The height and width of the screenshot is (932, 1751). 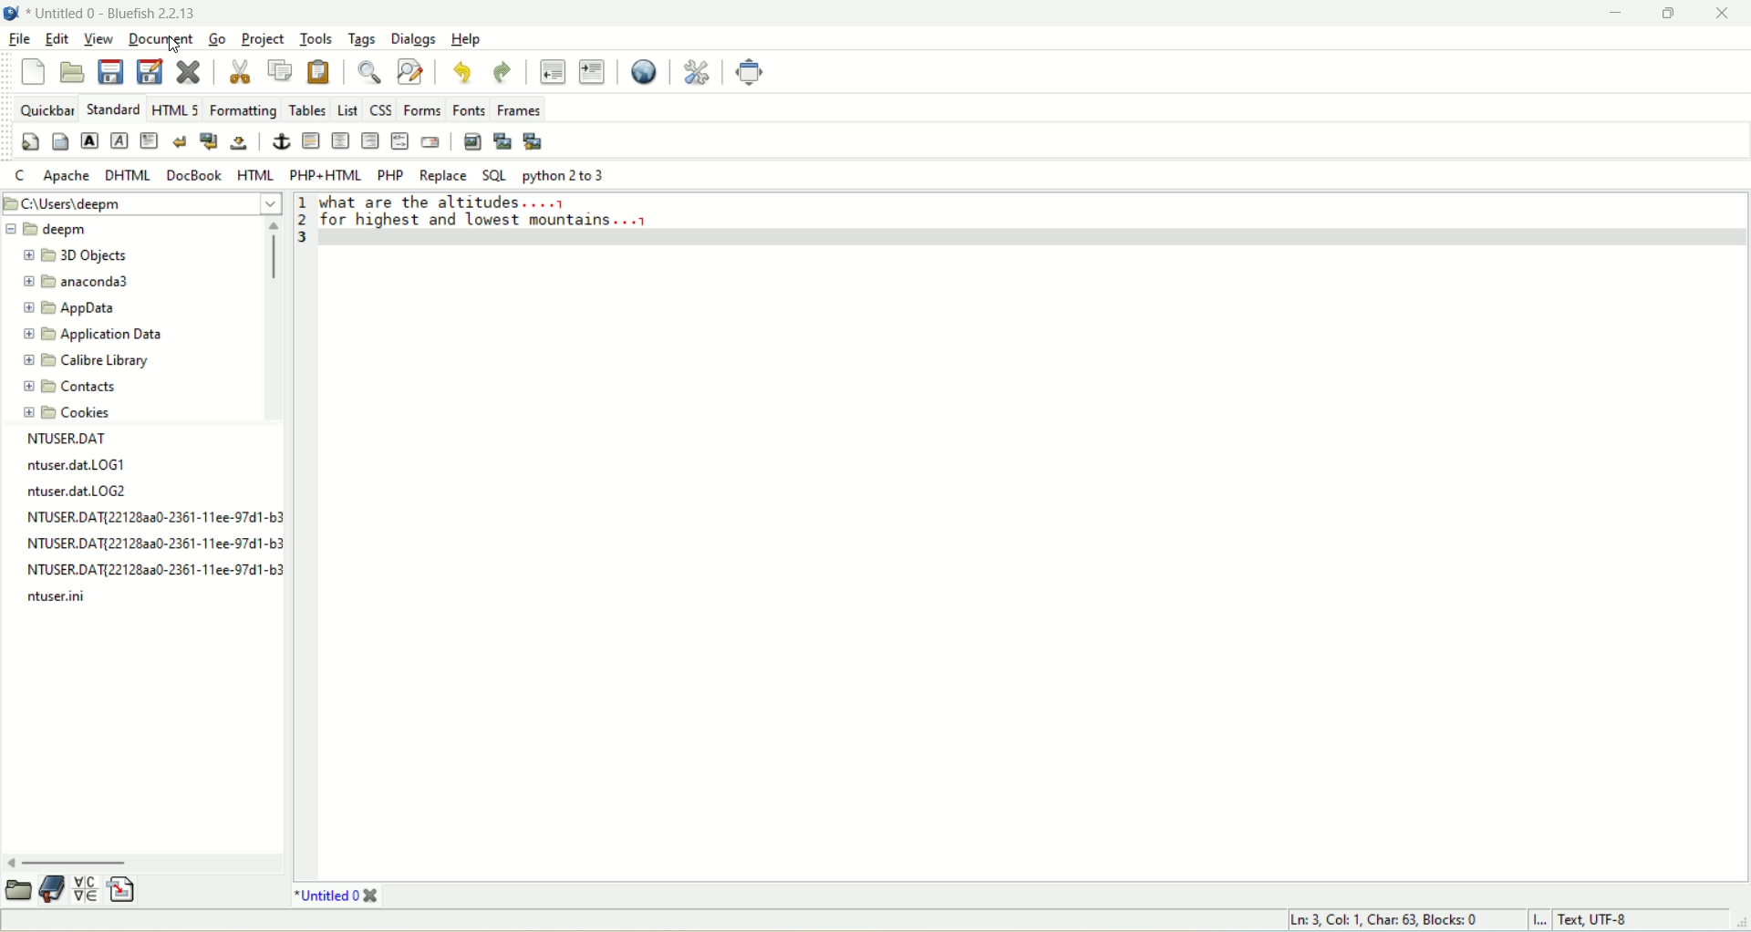 I want to click on calibre Library, so click(x=82, y=362).